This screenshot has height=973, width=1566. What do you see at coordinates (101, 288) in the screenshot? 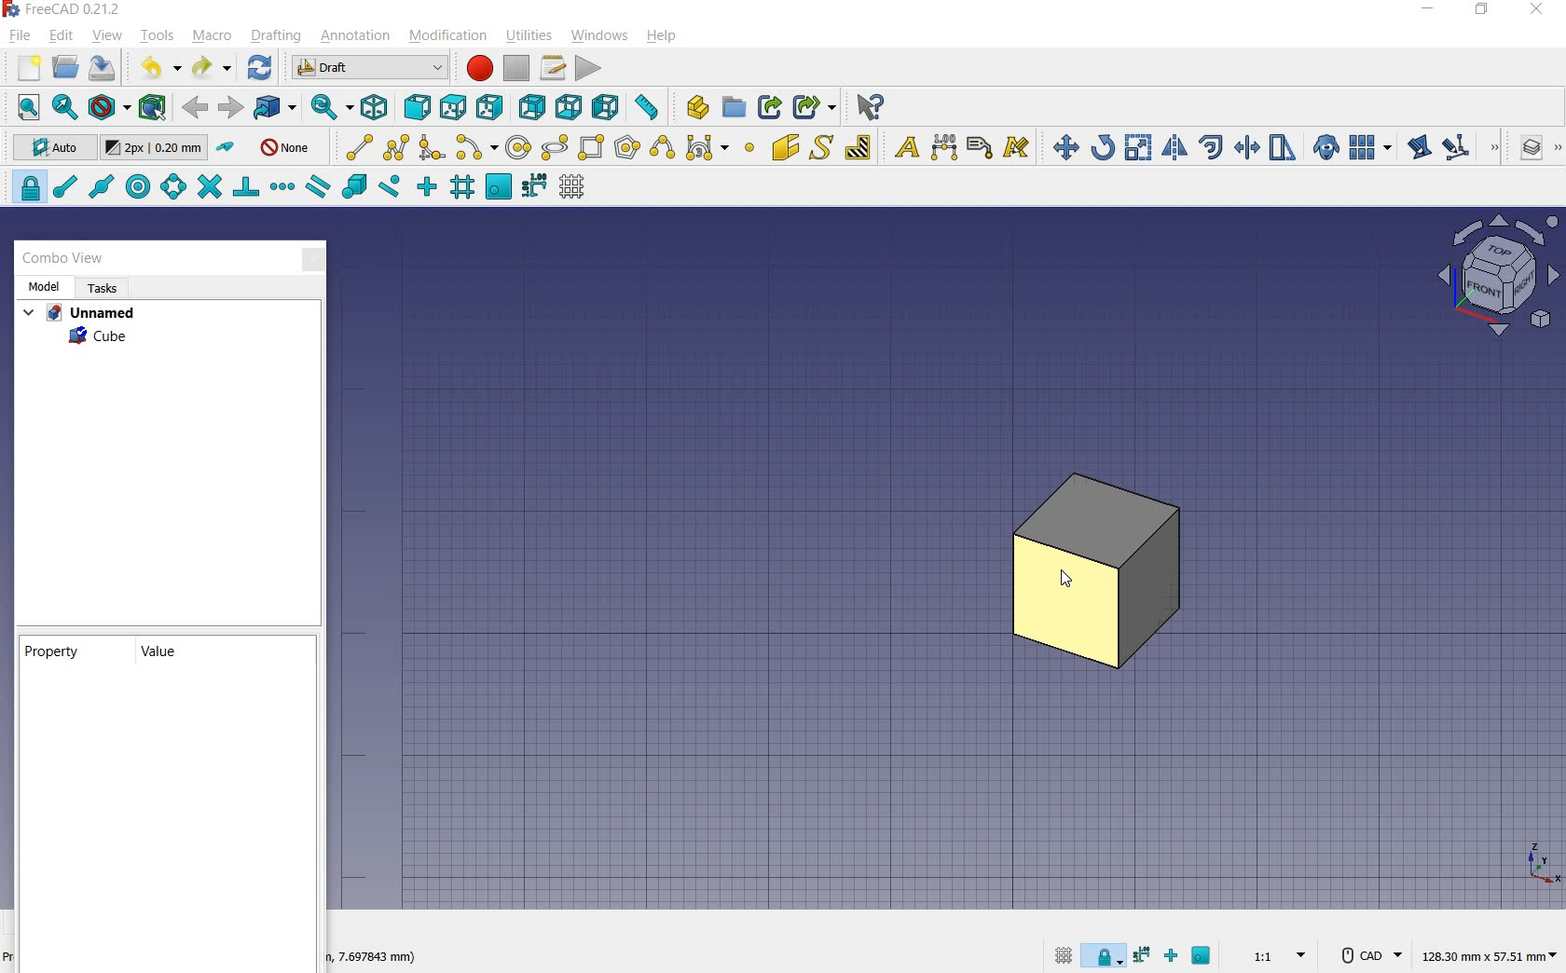
I see `tasks` at bounding box center [101, 288].